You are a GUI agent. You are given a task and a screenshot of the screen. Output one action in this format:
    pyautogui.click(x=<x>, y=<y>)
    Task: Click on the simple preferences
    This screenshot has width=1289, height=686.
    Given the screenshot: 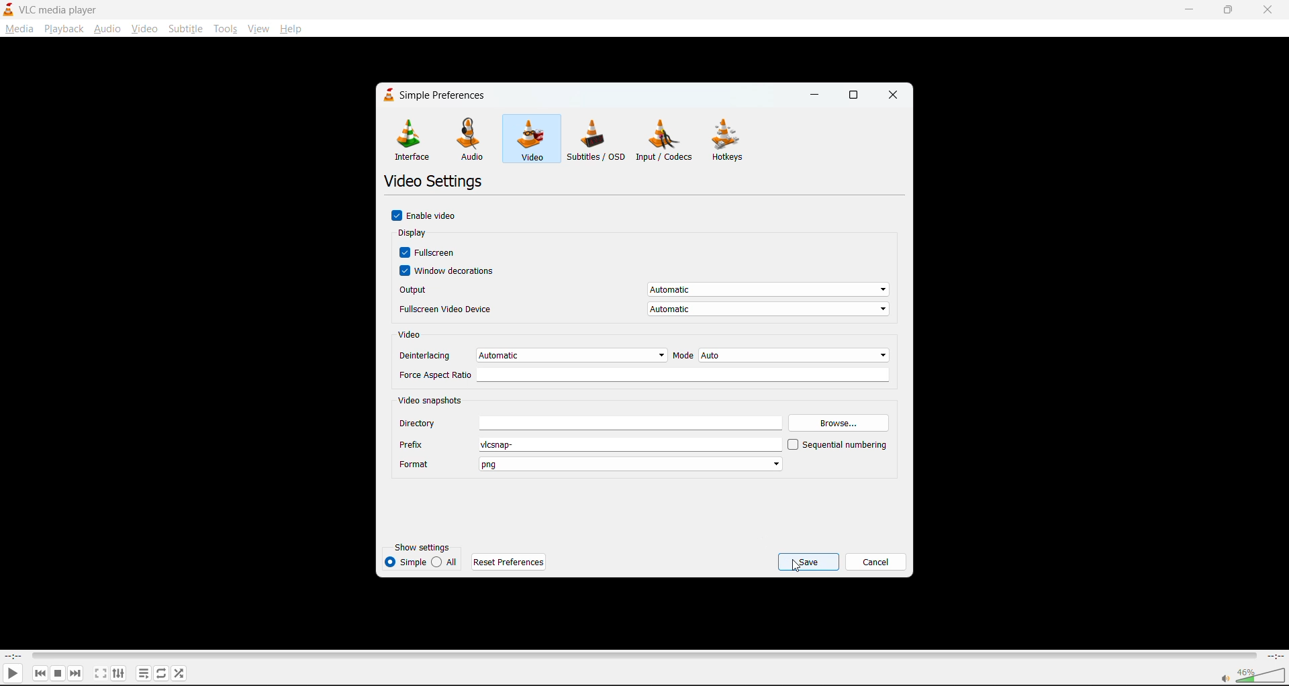 What is the action you would take?
    pyautogui.click(x=438, y=95)
    